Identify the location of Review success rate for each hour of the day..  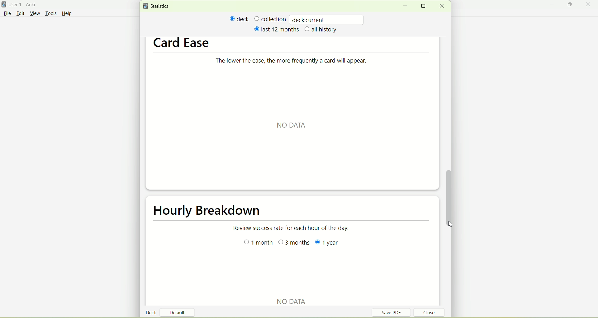
(293, 229).